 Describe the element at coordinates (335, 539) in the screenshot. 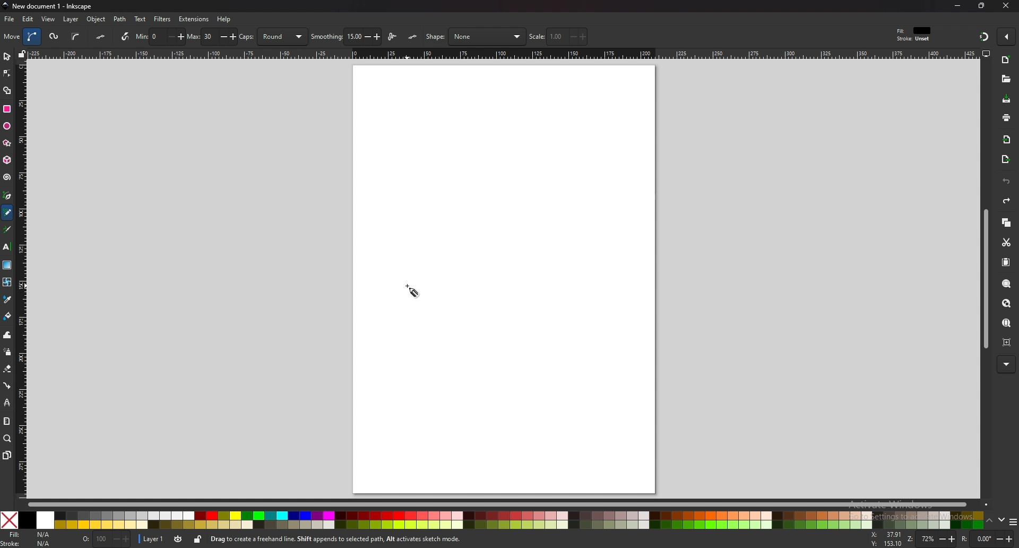

I see `info` at that location.